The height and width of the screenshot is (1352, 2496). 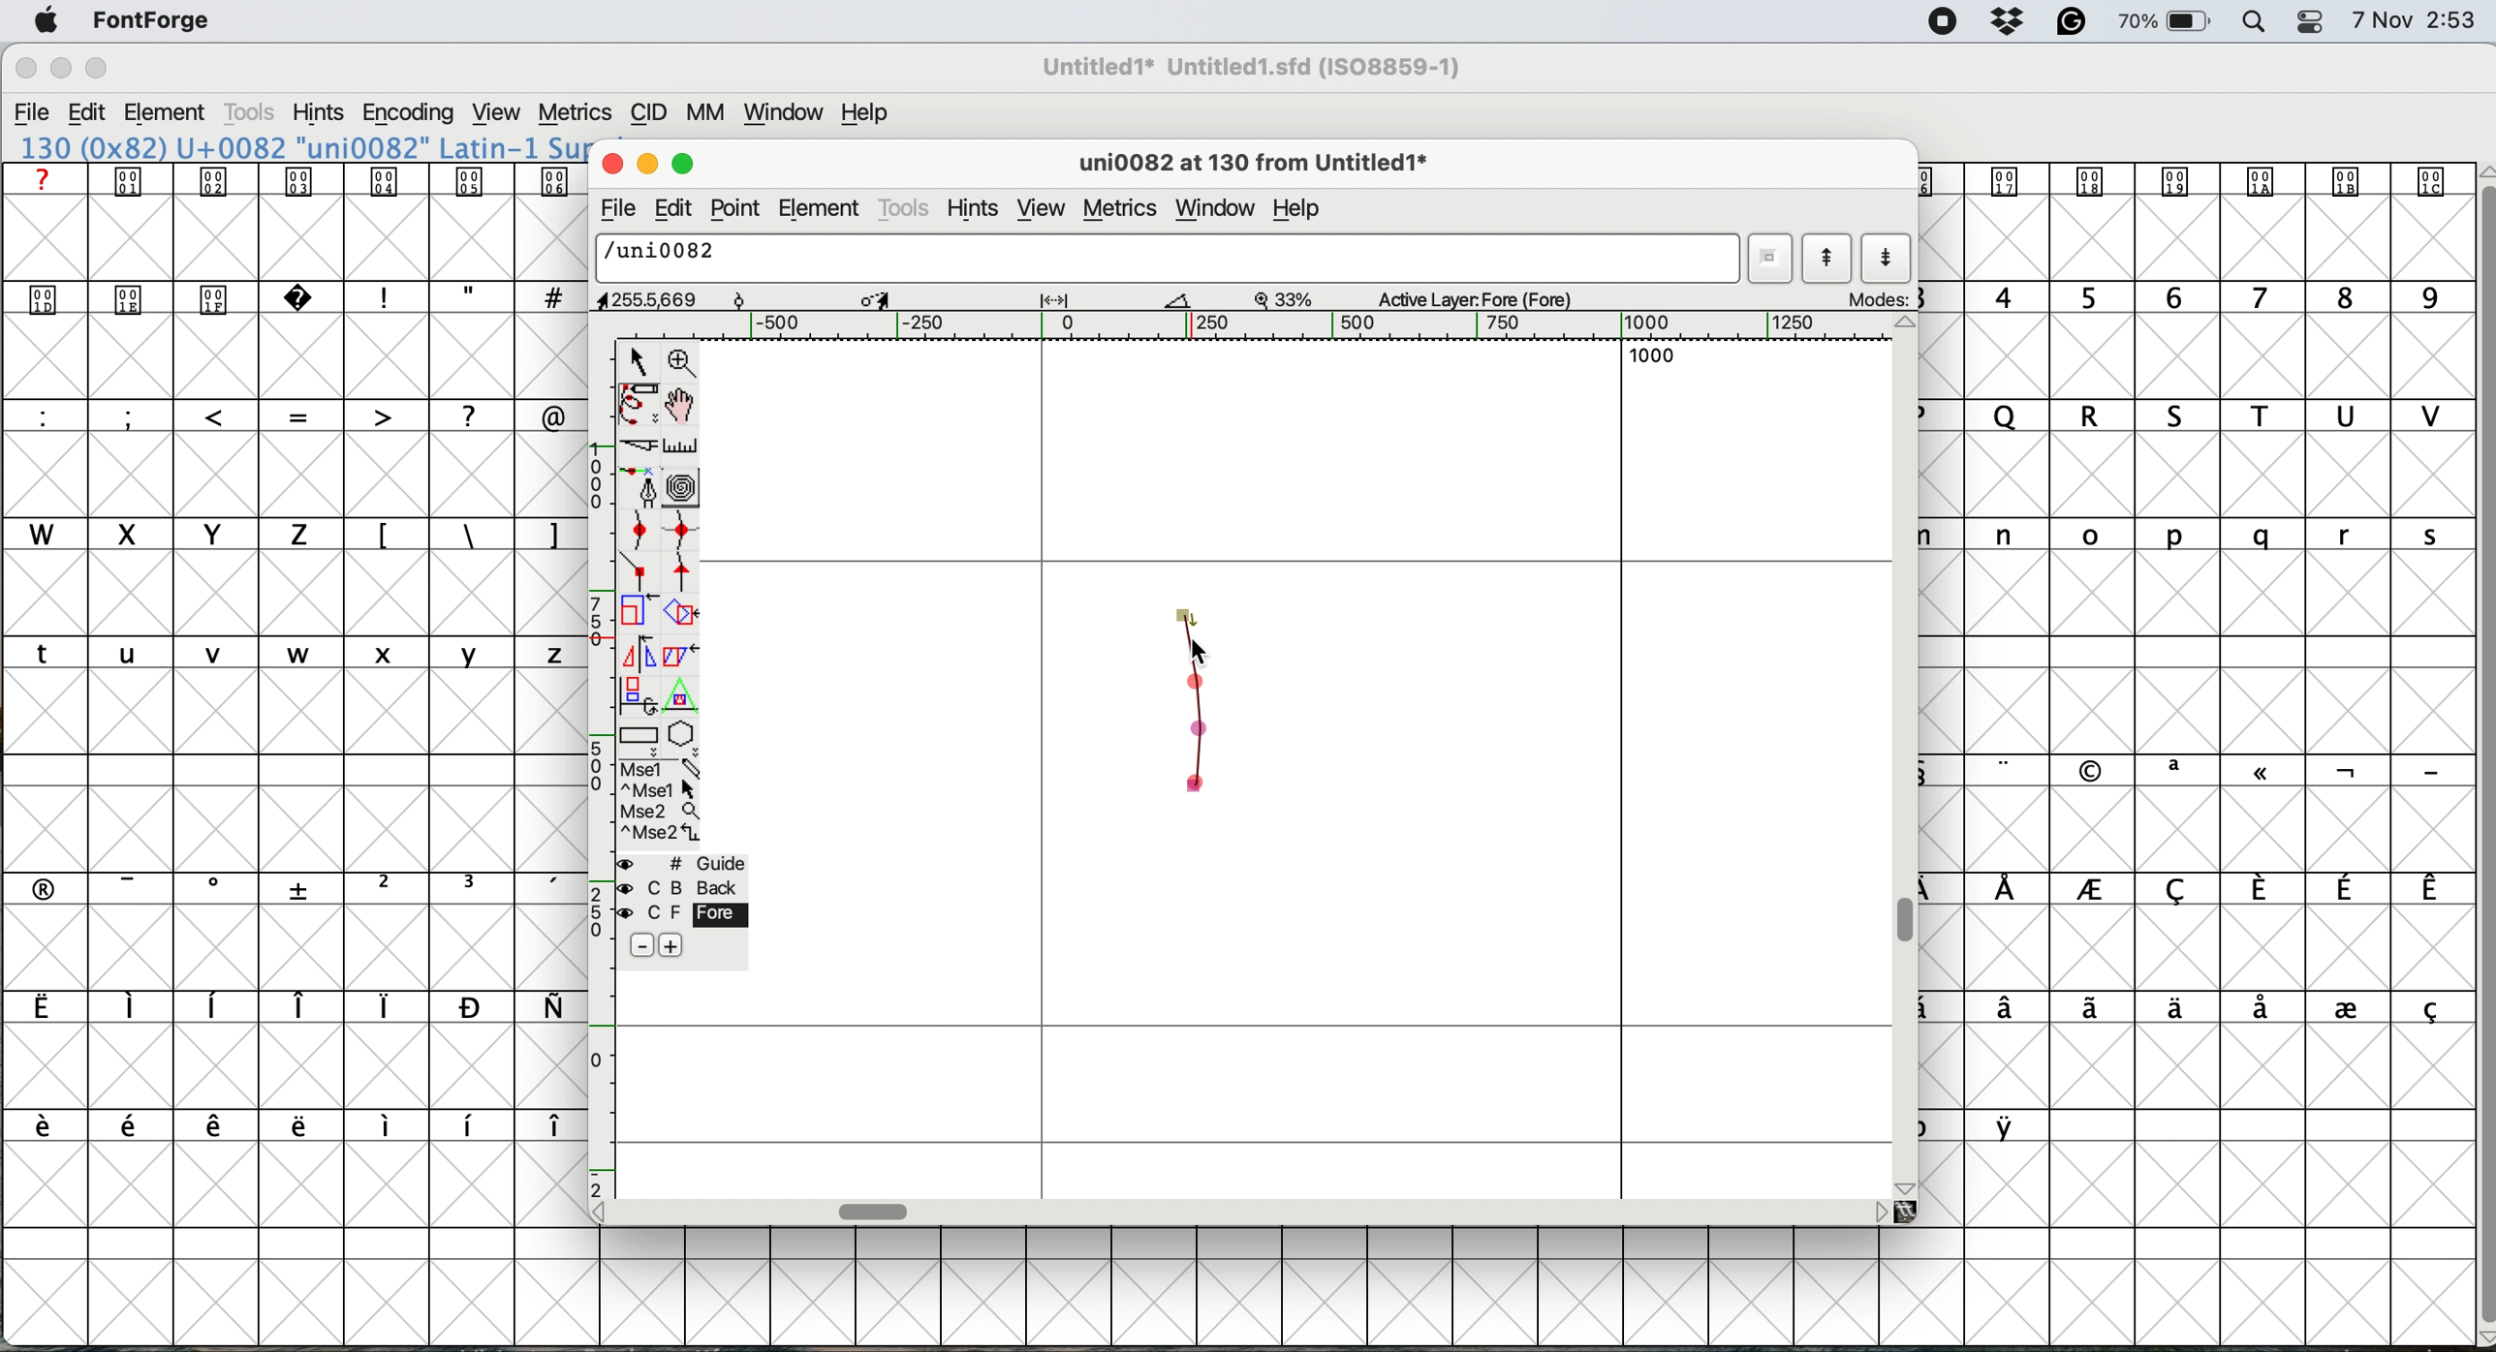 What do you see at coordinates (2012, 22) in the screenshot?
I see `dropbox` at bounding box center [2012, 22].